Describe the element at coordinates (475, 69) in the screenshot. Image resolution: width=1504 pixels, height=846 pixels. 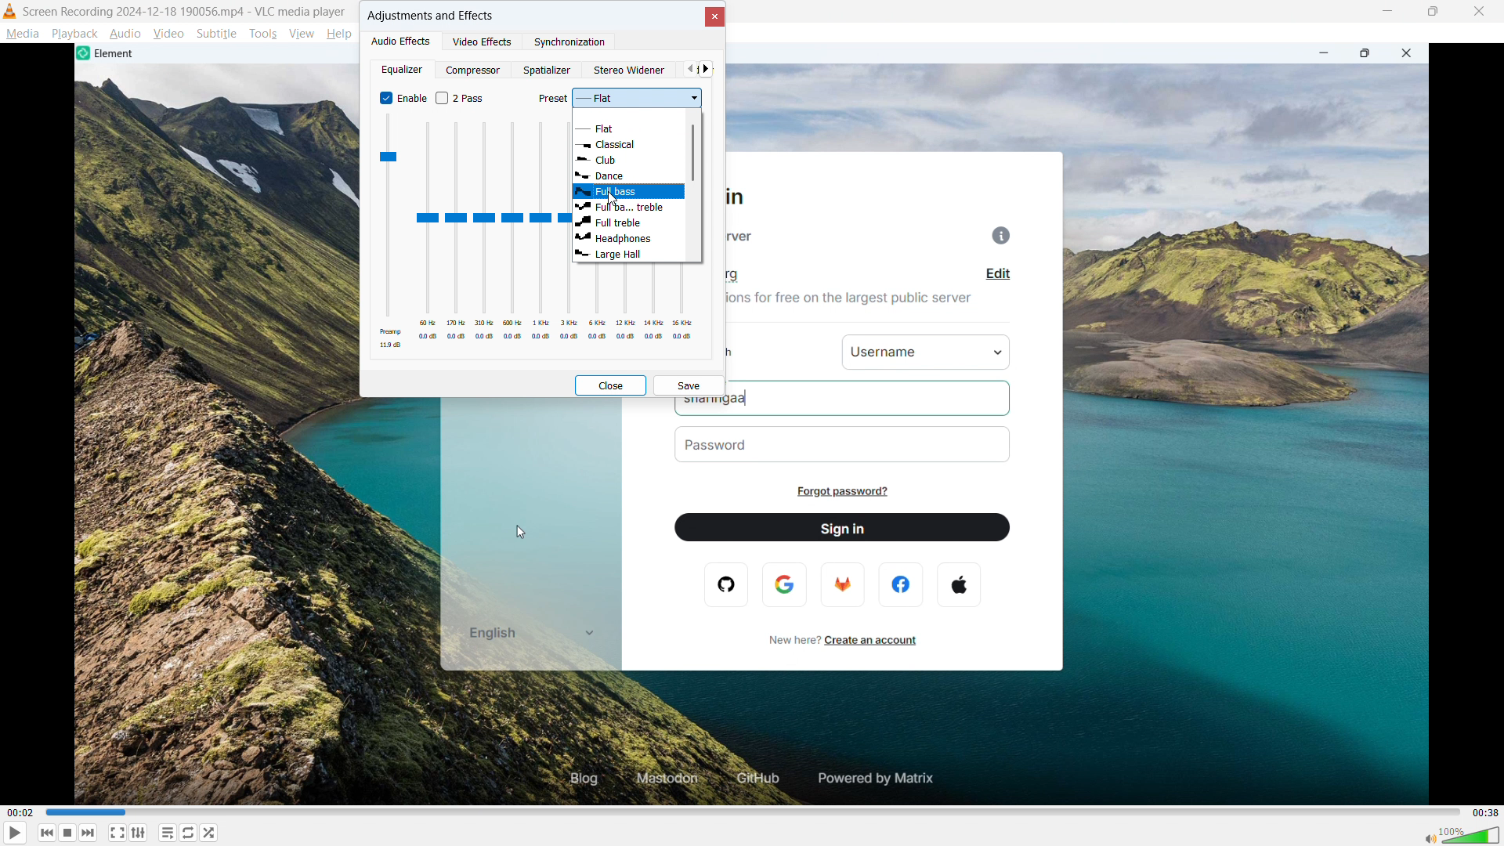
I see `Compressor ` at that location.